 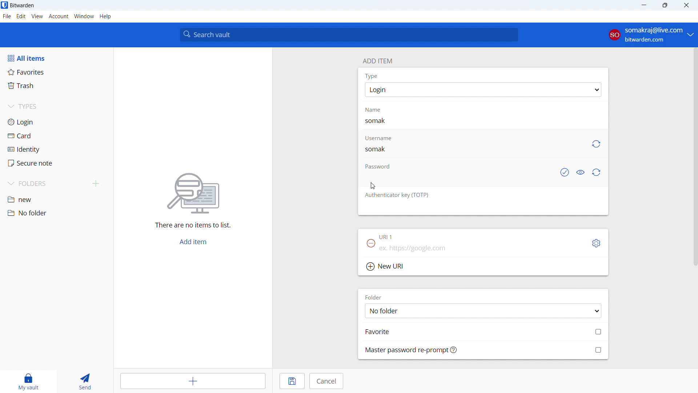 I want to click on add new url, so click(x=483, y=267).